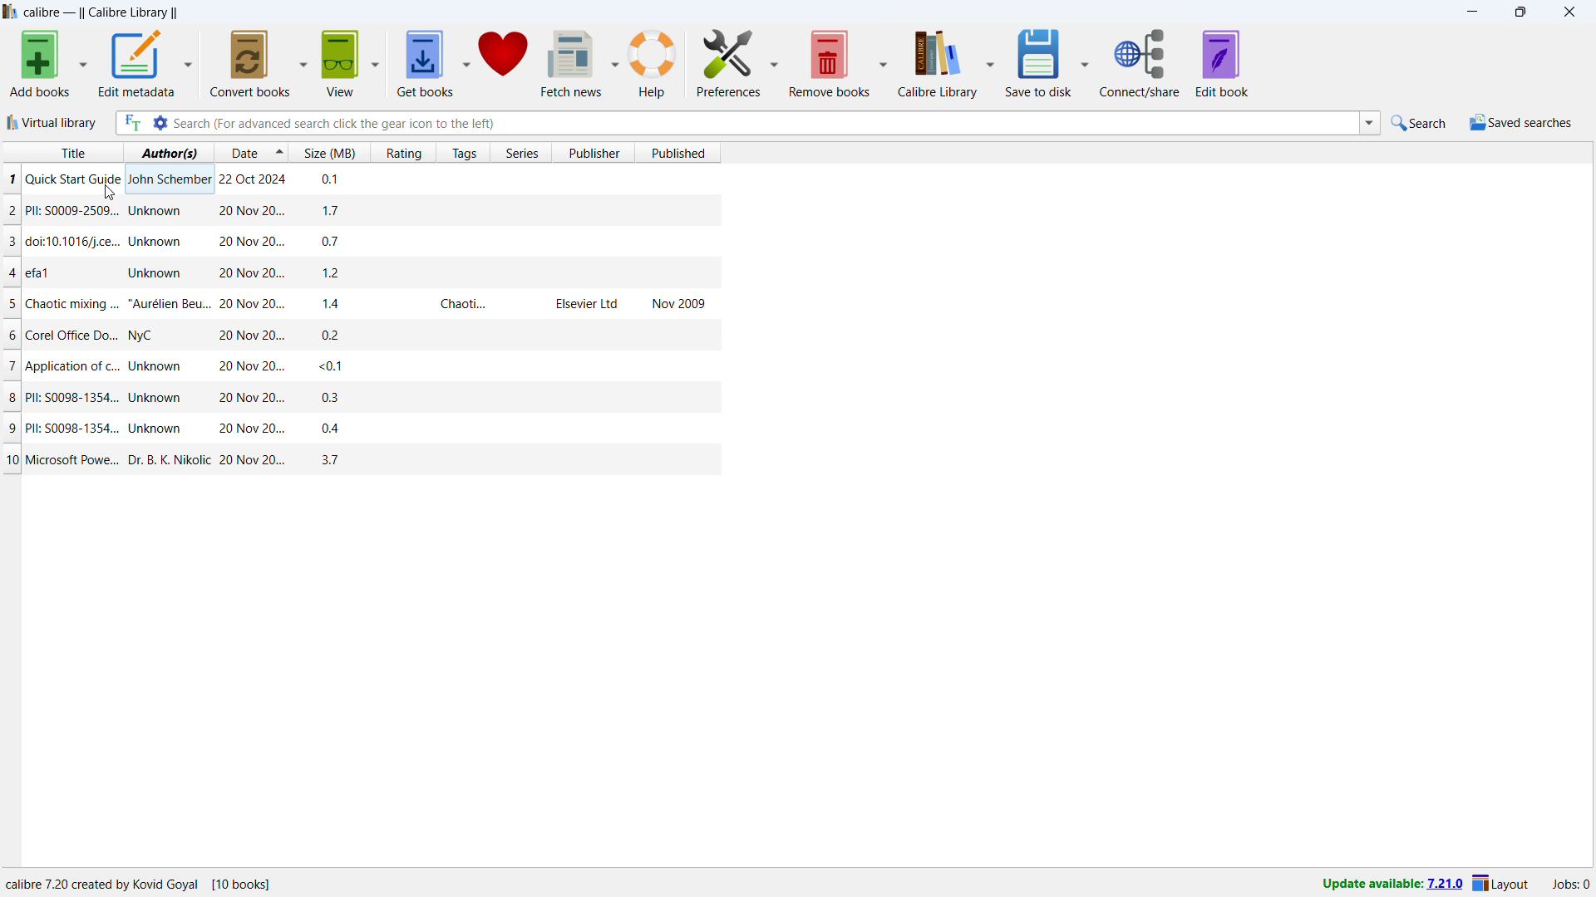 The width and height of the screenshot is (1596, 897). I want to click on sort by date, so click(241, 152).